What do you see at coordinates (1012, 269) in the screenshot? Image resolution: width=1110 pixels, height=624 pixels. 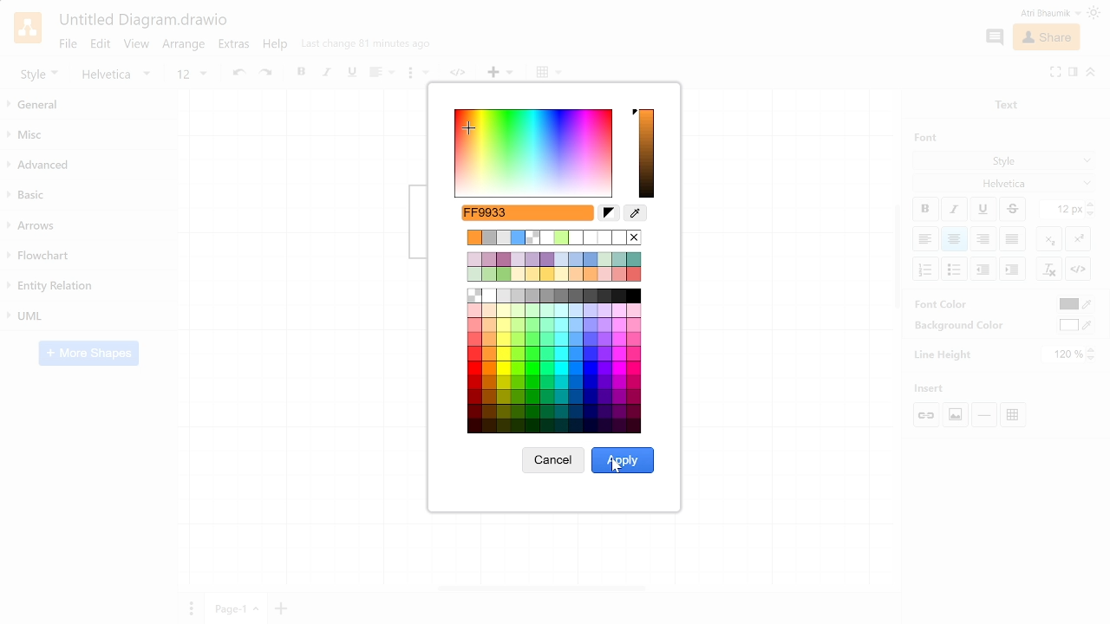 I see `Decrease indent` at bounding box center [1012, 269].